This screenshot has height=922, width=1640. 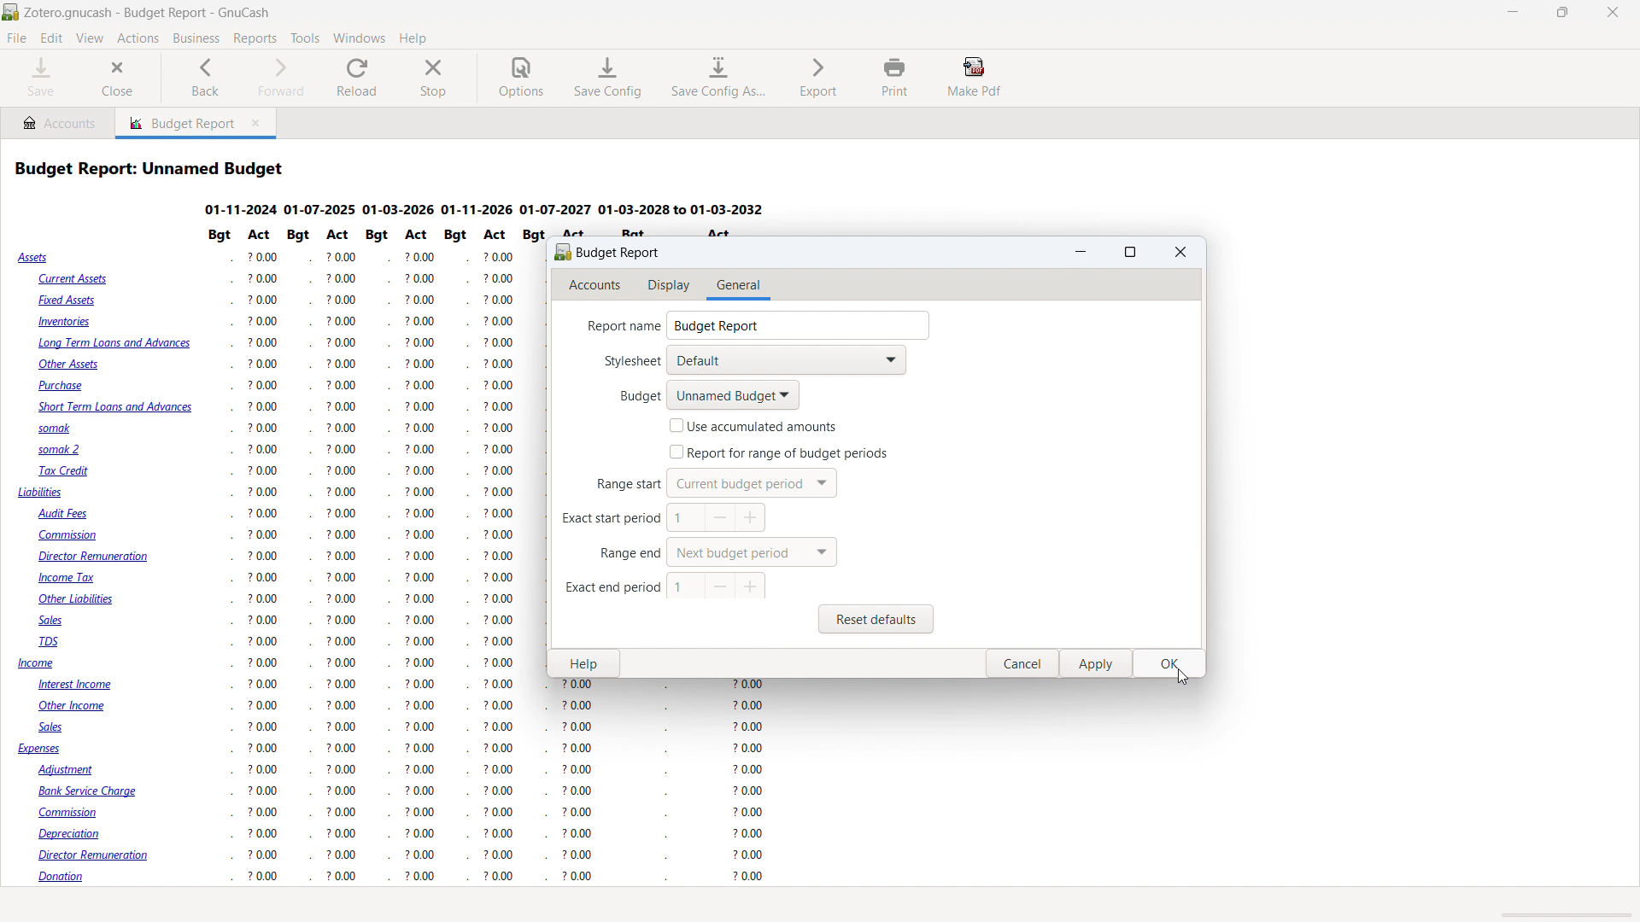 I want to click on reports, so click(x=255, y=38).